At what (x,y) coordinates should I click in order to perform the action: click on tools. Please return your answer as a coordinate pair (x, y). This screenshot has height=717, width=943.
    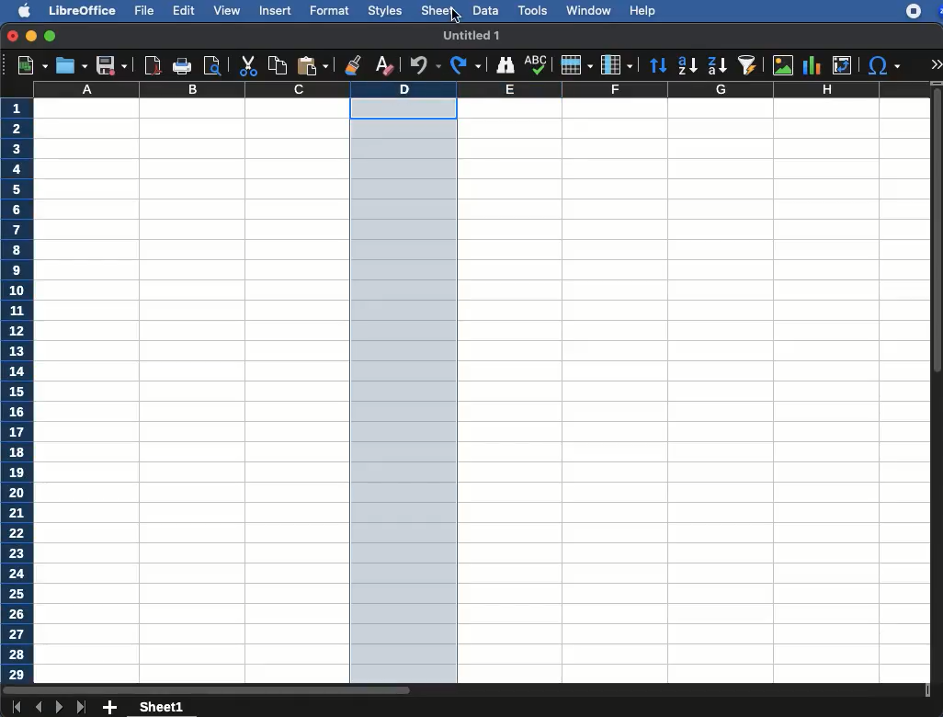
    Looking at the image, I should click on (531, 9).